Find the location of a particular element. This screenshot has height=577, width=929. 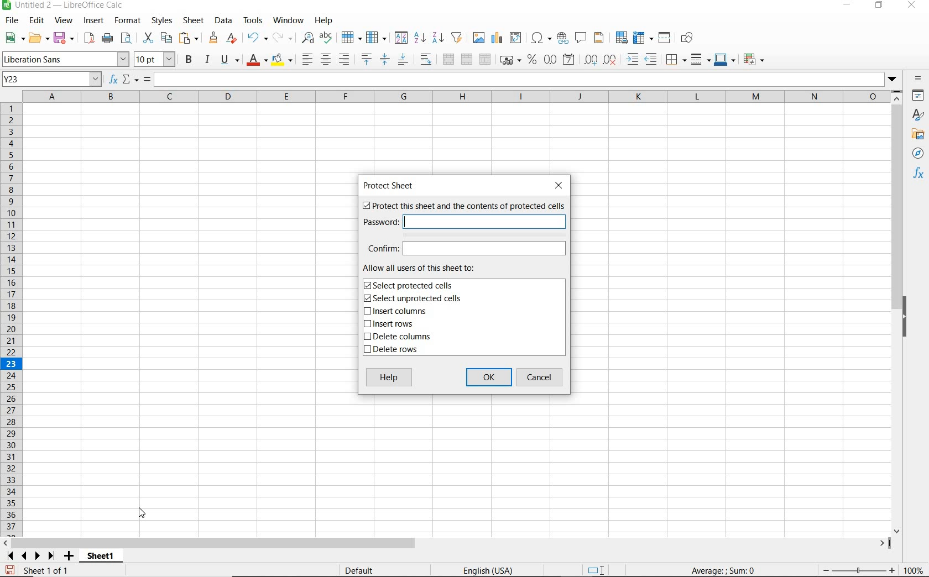

SORT DESCENDING is located at coordinates (437, 38).